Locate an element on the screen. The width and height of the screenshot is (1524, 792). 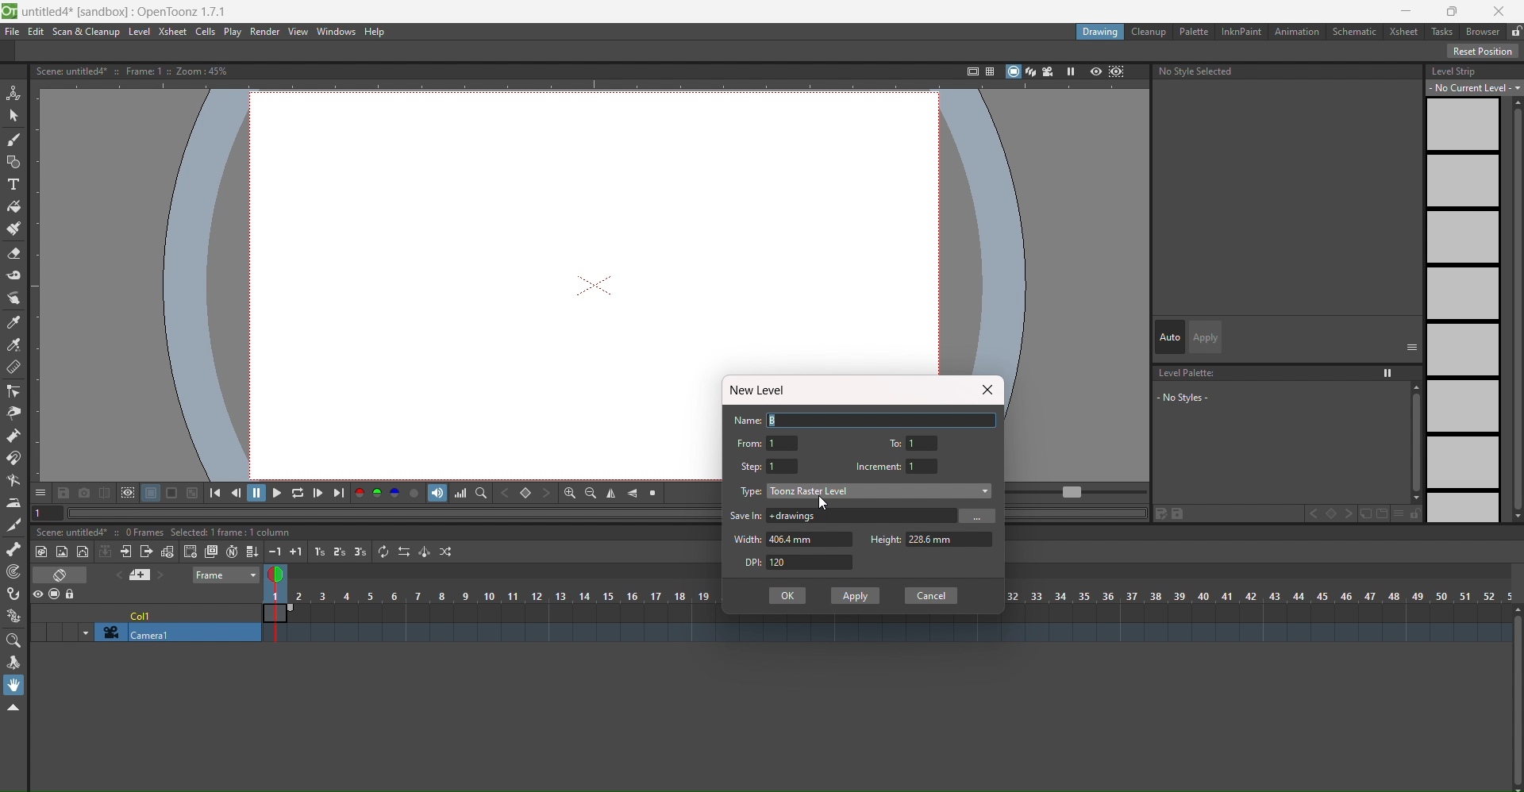
from is located at coordinates (749, 443).